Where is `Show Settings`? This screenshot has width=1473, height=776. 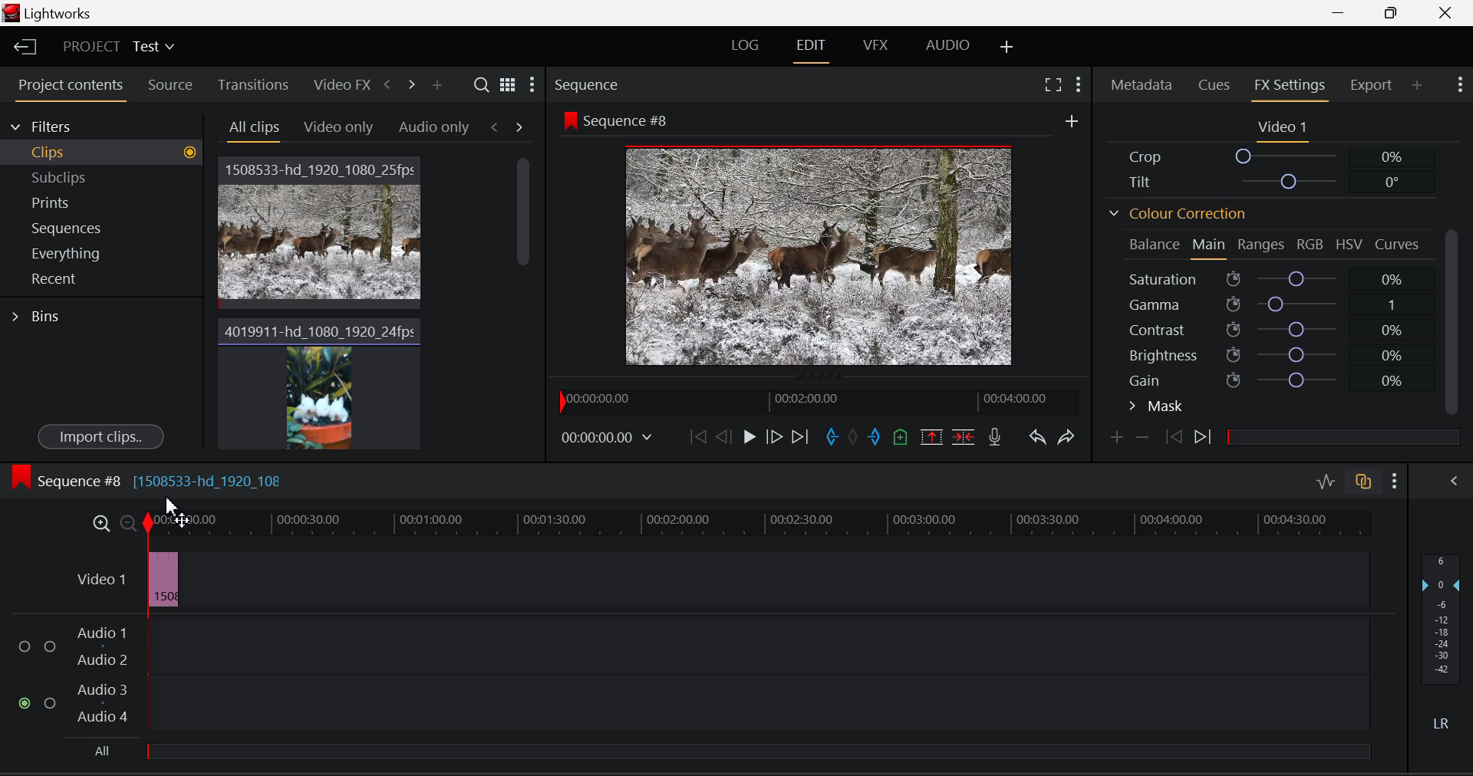 Show Settings is located at coordinates (1392, 480).